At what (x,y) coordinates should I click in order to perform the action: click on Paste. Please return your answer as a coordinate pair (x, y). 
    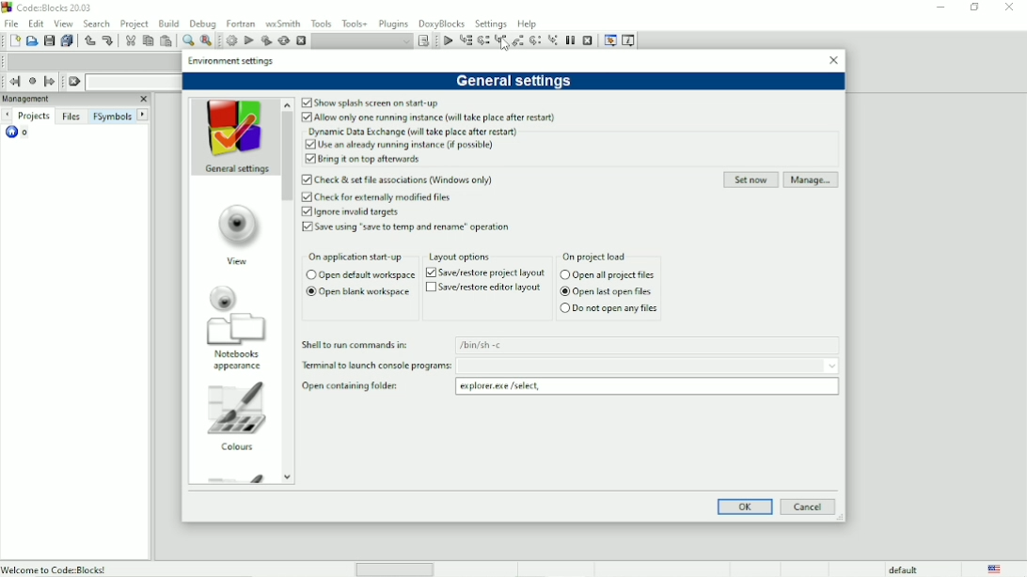
    Looking at the image, I should click on (165, 41).